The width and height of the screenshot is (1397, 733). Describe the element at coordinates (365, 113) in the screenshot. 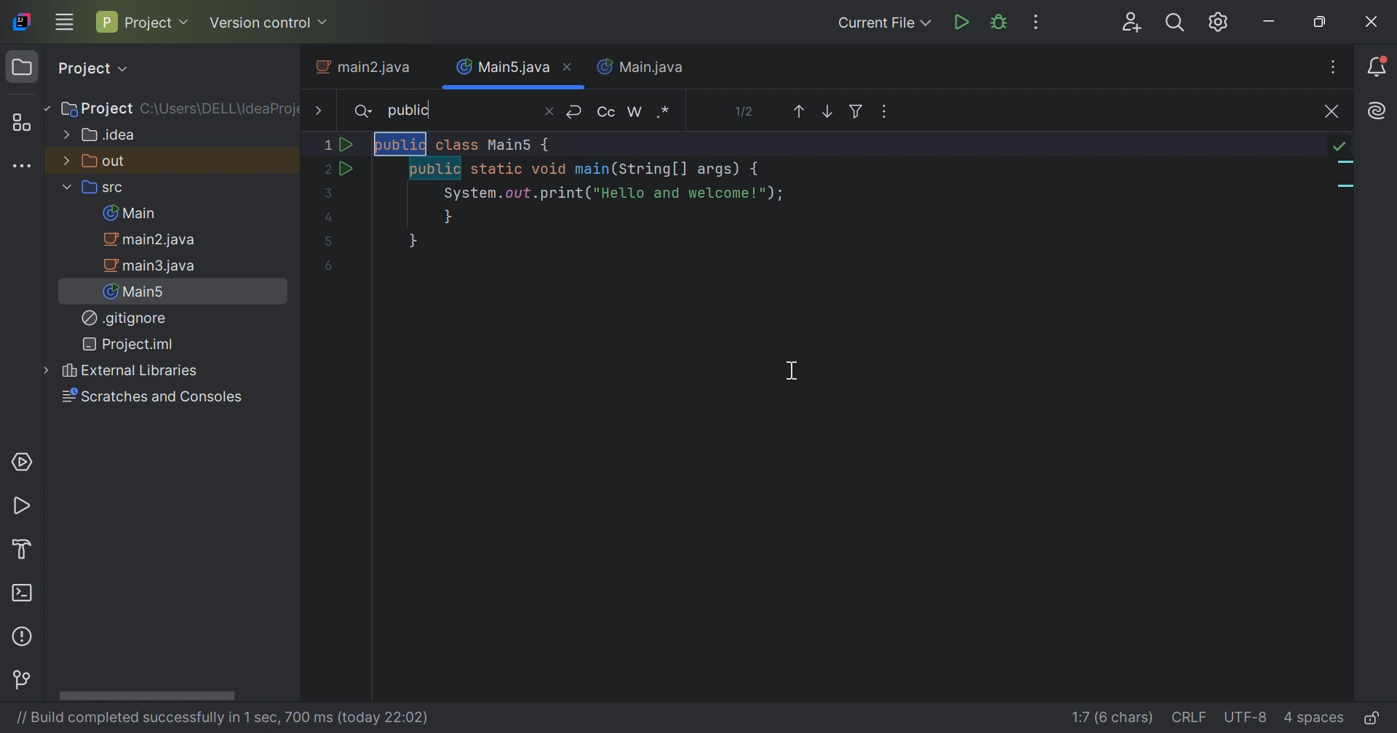

I see `Search icon` at that location.